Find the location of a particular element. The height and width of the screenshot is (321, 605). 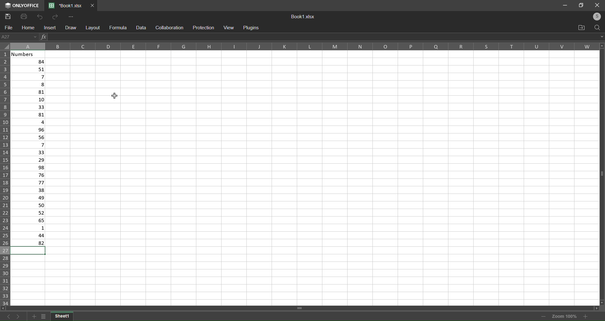

draw is located at coordinates (70, 28).